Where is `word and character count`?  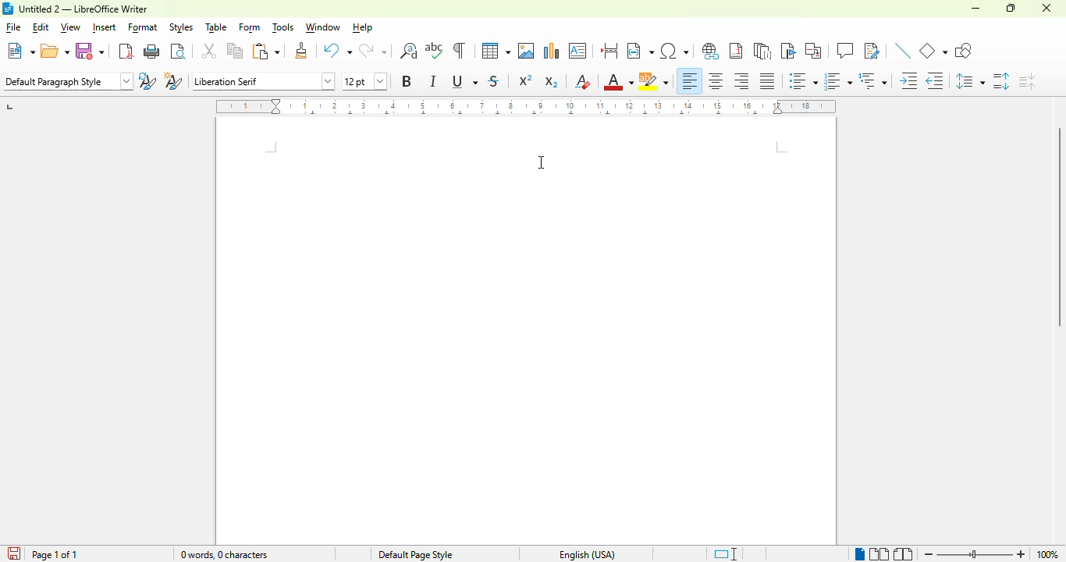
word and character count is located at coordinates (225, 554).